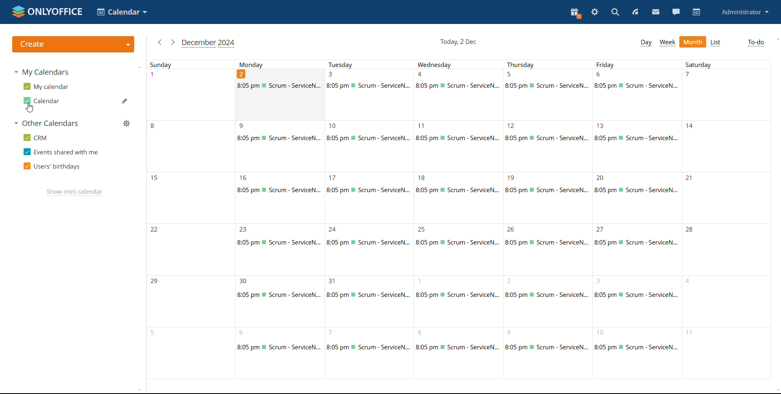 The width and height of the screenshot is (781, 394). I want to click on monday, so click(282, 65).